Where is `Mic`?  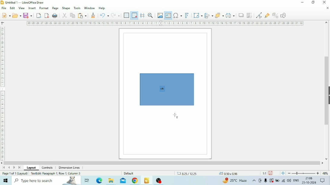
Mic is located at coordinates (266, 181).